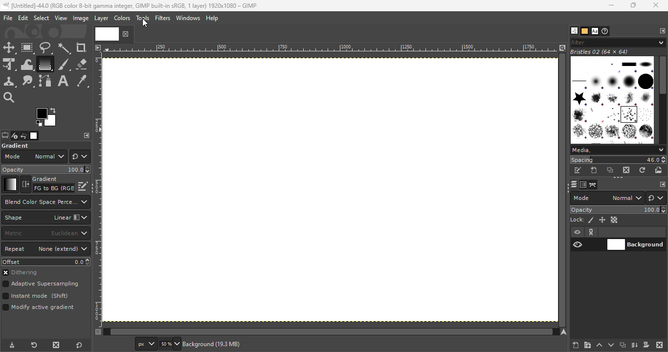 Image resolution: width=668 pixels, height=352 pixels. What do you see at coordinates (663, 98) in the screenshot?
I see `Scroll bar` at bounding box center [663, 98].